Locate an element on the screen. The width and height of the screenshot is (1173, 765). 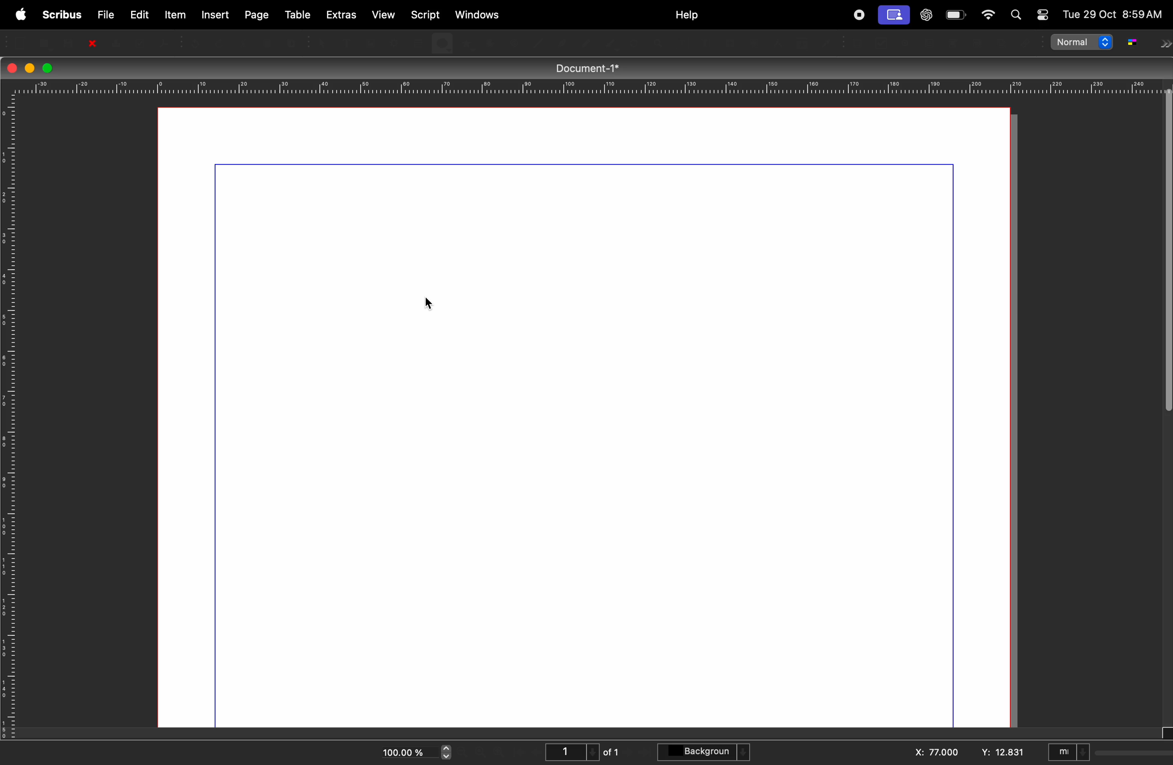
new is located at coordinates (22, 41).